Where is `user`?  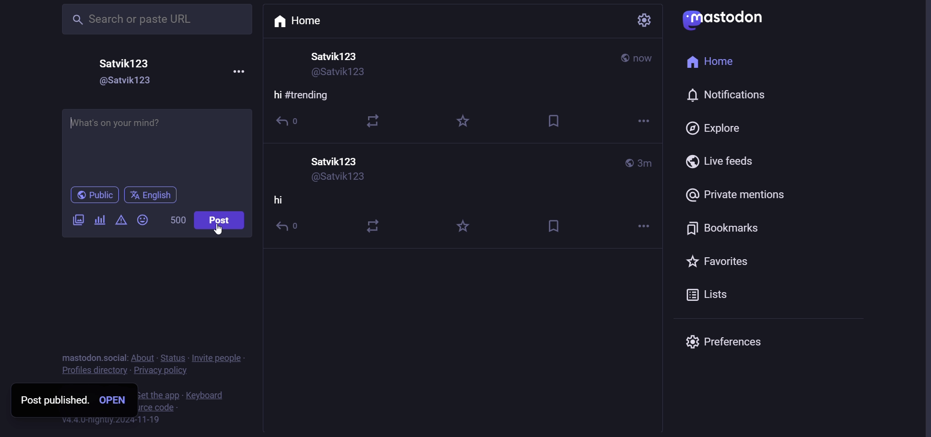 user is located at coordinates (335, 160).